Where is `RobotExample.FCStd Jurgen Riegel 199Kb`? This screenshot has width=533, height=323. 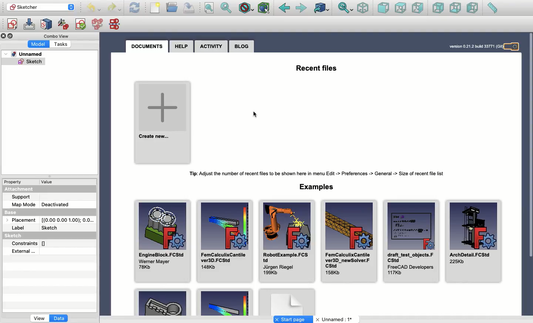
RobotExample.FCStd Jurgen Riegel 199Kb is located at coordinates (286, 241).